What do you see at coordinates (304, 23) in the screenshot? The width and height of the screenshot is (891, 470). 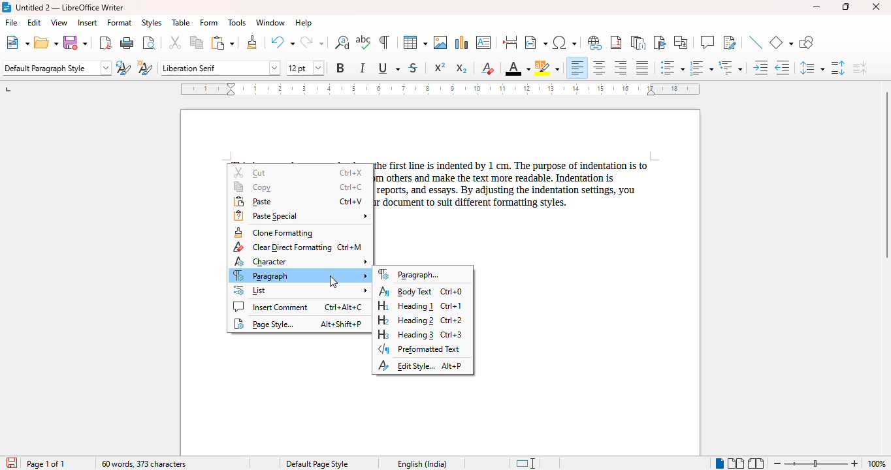 I see `help` at bounding box center [304, 23].